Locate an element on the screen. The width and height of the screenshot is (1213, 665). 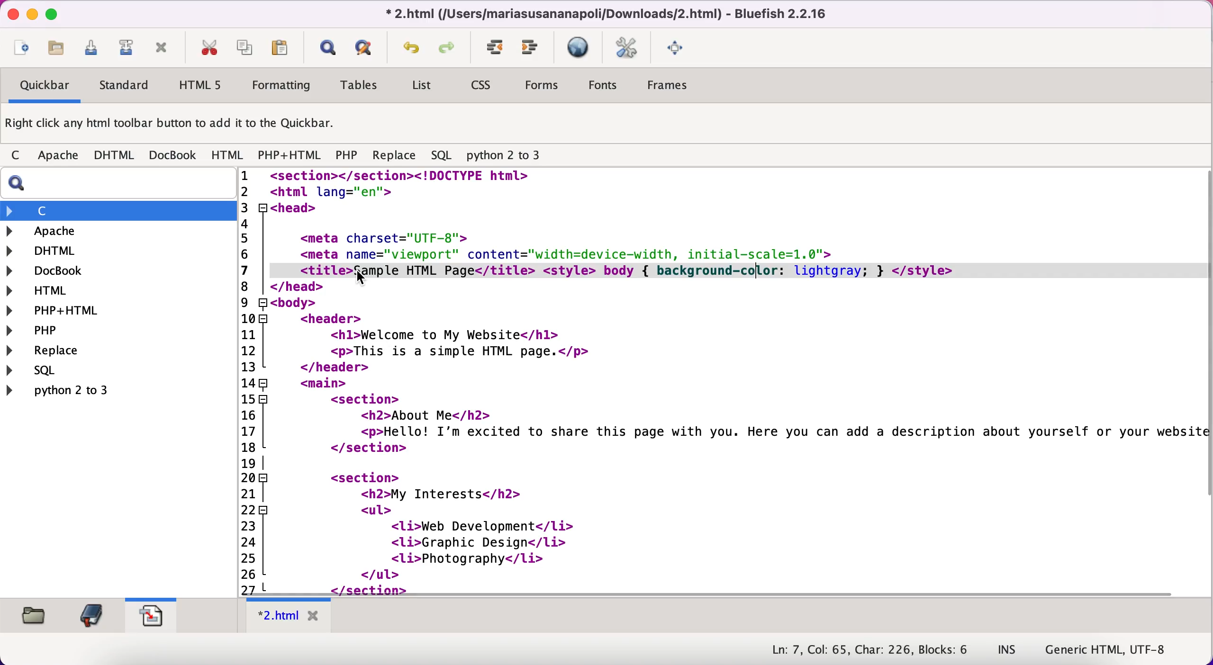
snippets is located at coordinates (151, 613).